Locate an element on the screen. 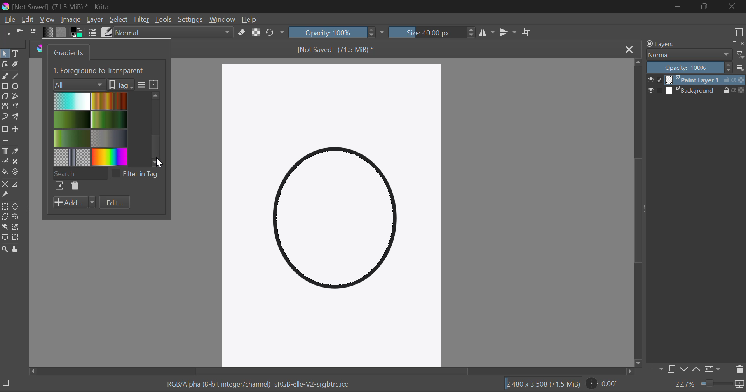  more is located at coordinates (142, 85).